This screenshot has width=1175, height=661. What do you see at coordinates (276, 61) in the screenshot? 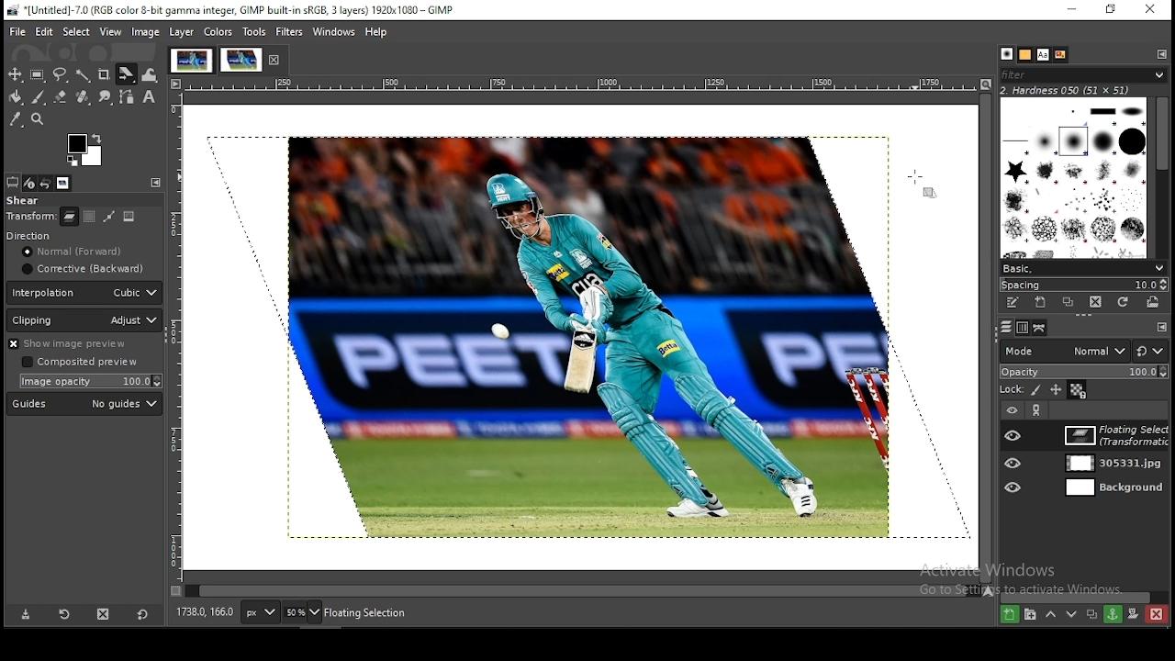
I see `close` at bounding box center [276, 61].